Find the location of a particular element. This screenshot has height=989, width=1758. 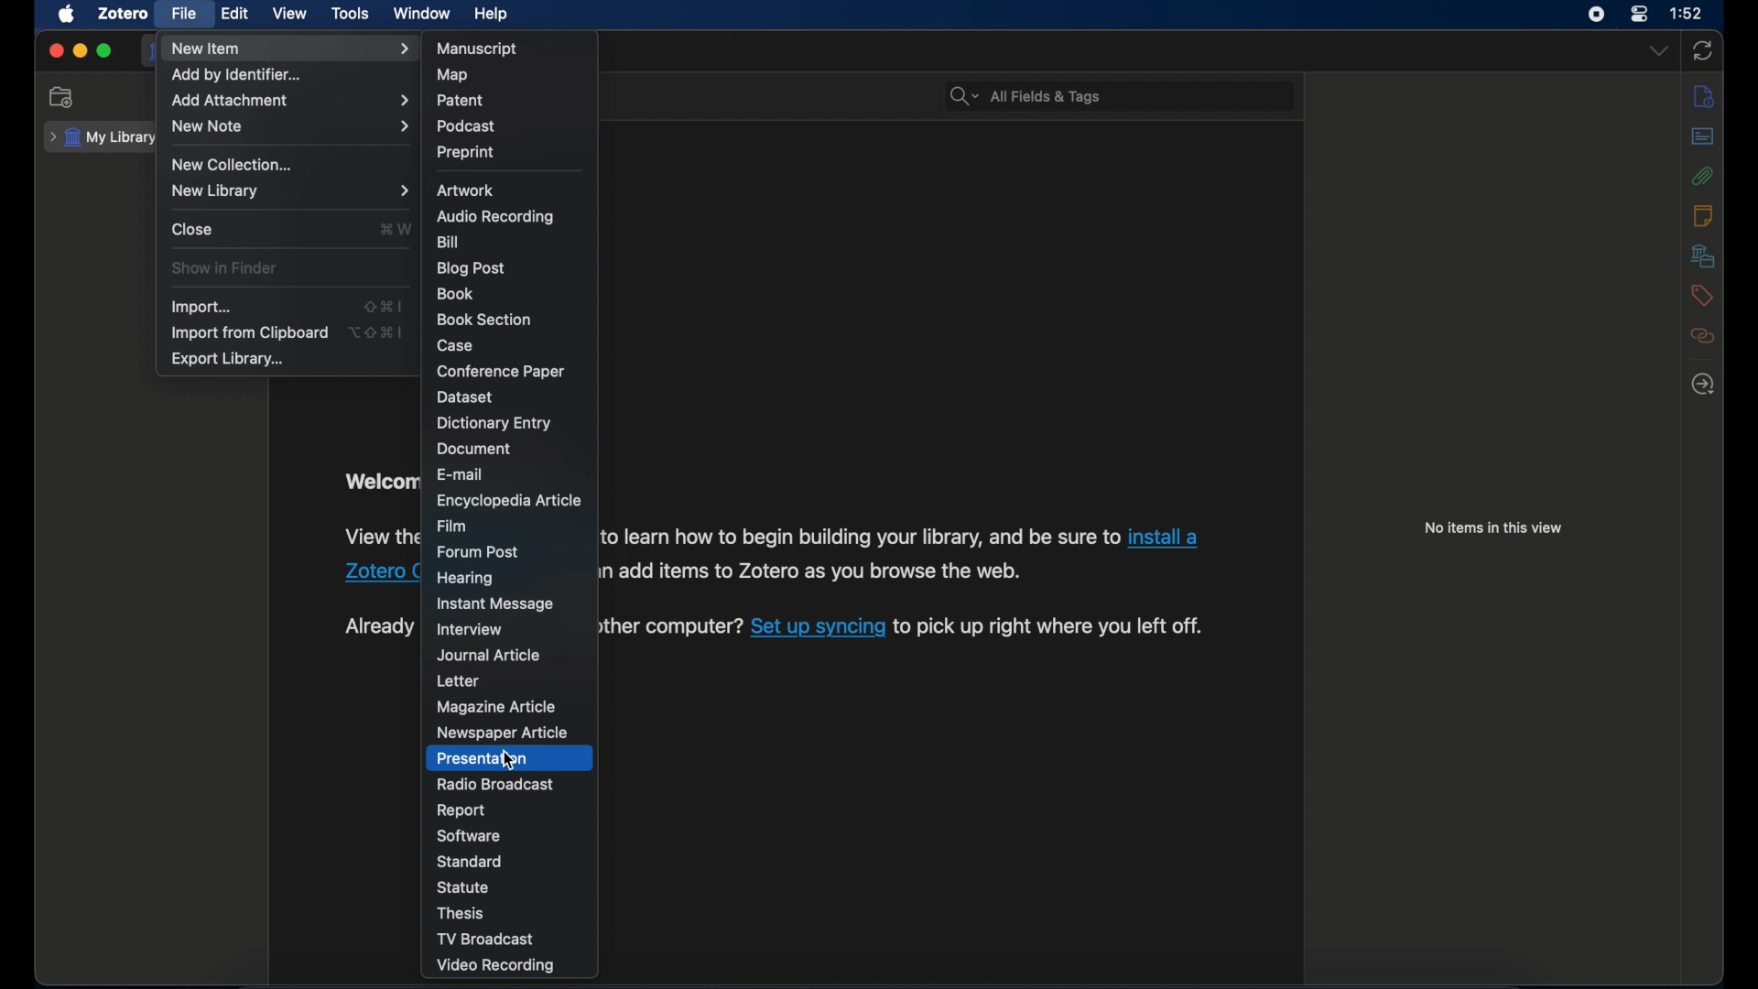

preprint is located at coordinates (466, 152).